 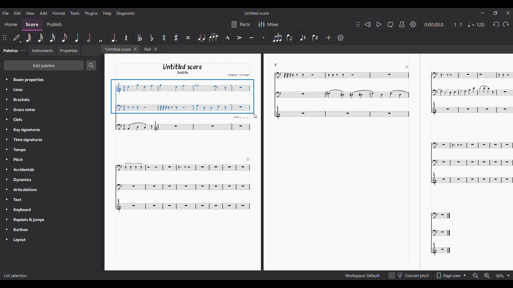 I want to click on Parts, so click(x=245, y=24).